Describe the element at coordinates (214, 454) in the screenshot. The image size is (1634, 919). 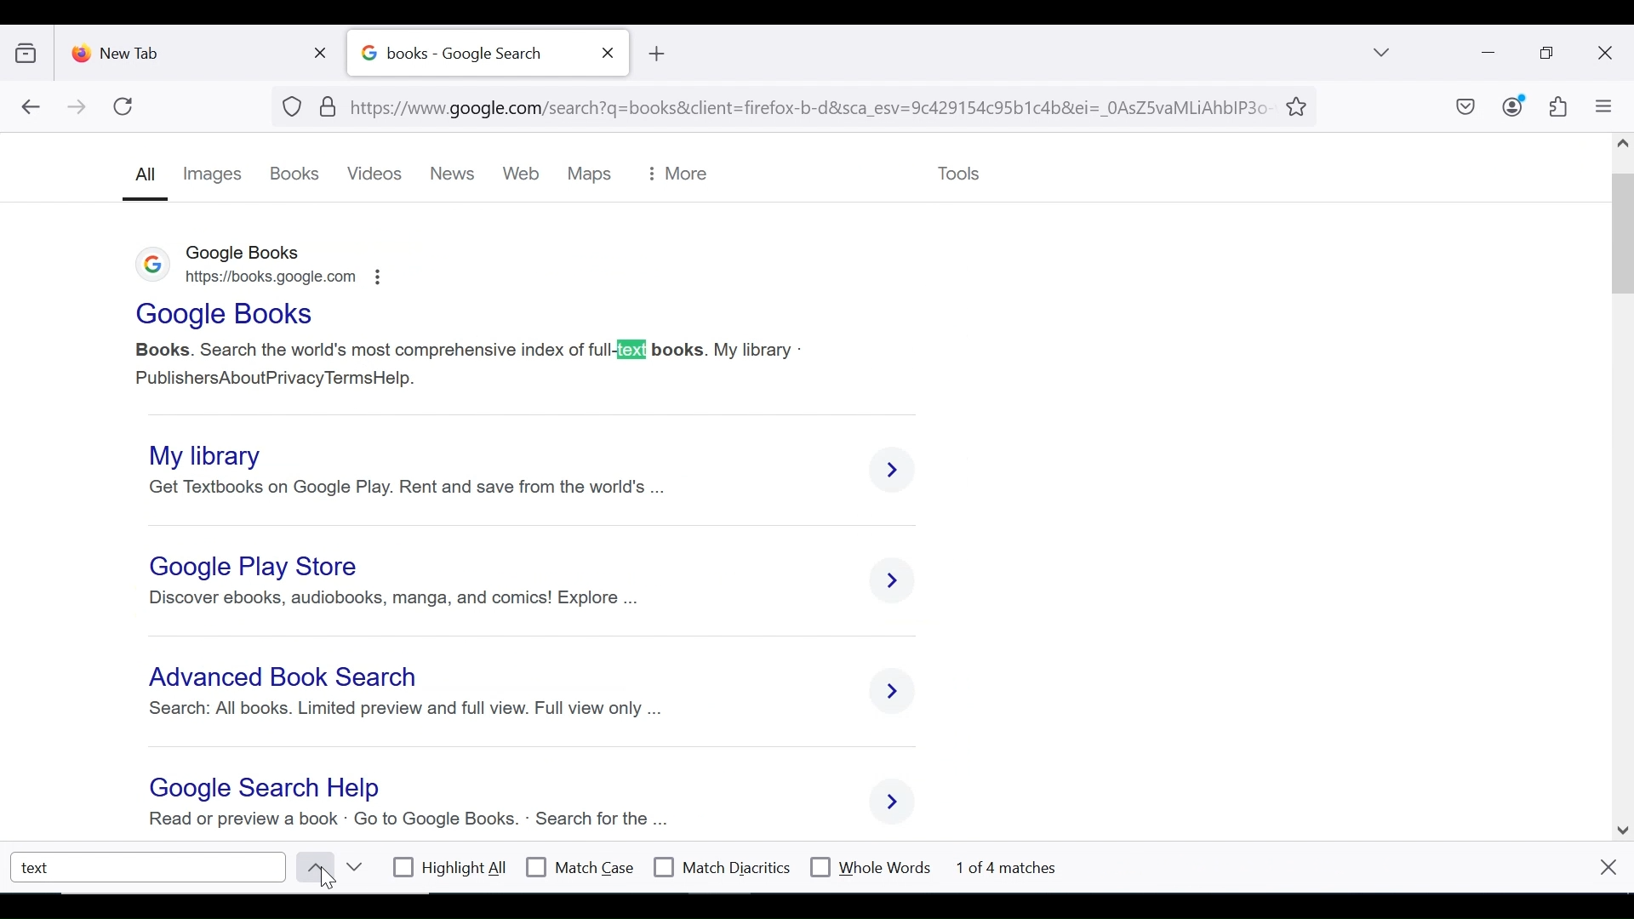
I see `My library` at that location.